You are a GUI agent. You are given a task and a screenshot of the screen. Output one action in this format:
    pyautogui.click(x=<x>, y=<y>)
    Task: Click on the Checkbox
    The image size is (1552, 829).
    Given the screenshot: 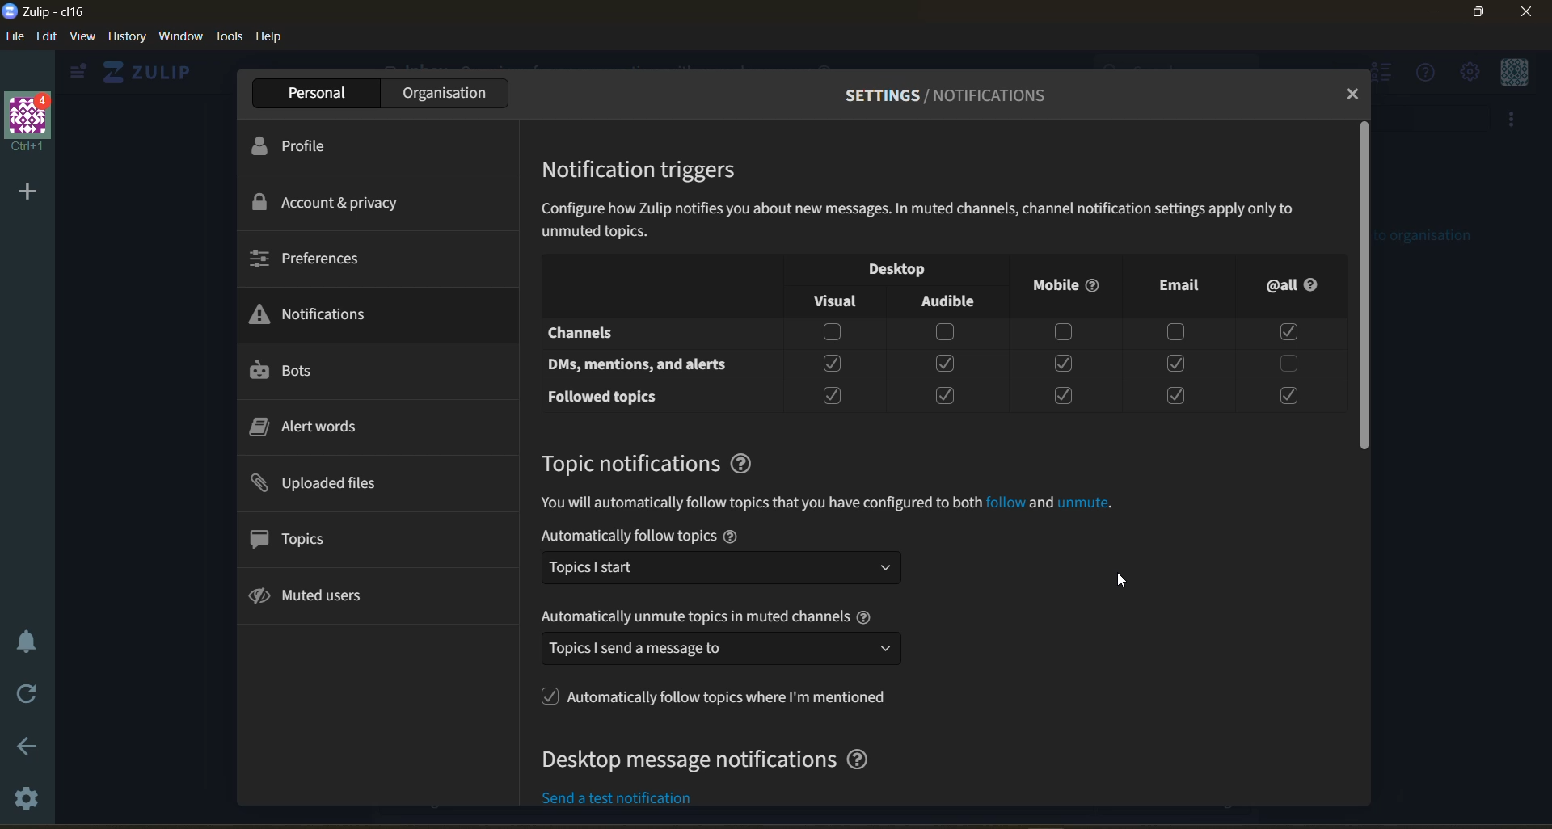 What is the action you would take?
    pyautogui.click(x=1175, y=364)
    